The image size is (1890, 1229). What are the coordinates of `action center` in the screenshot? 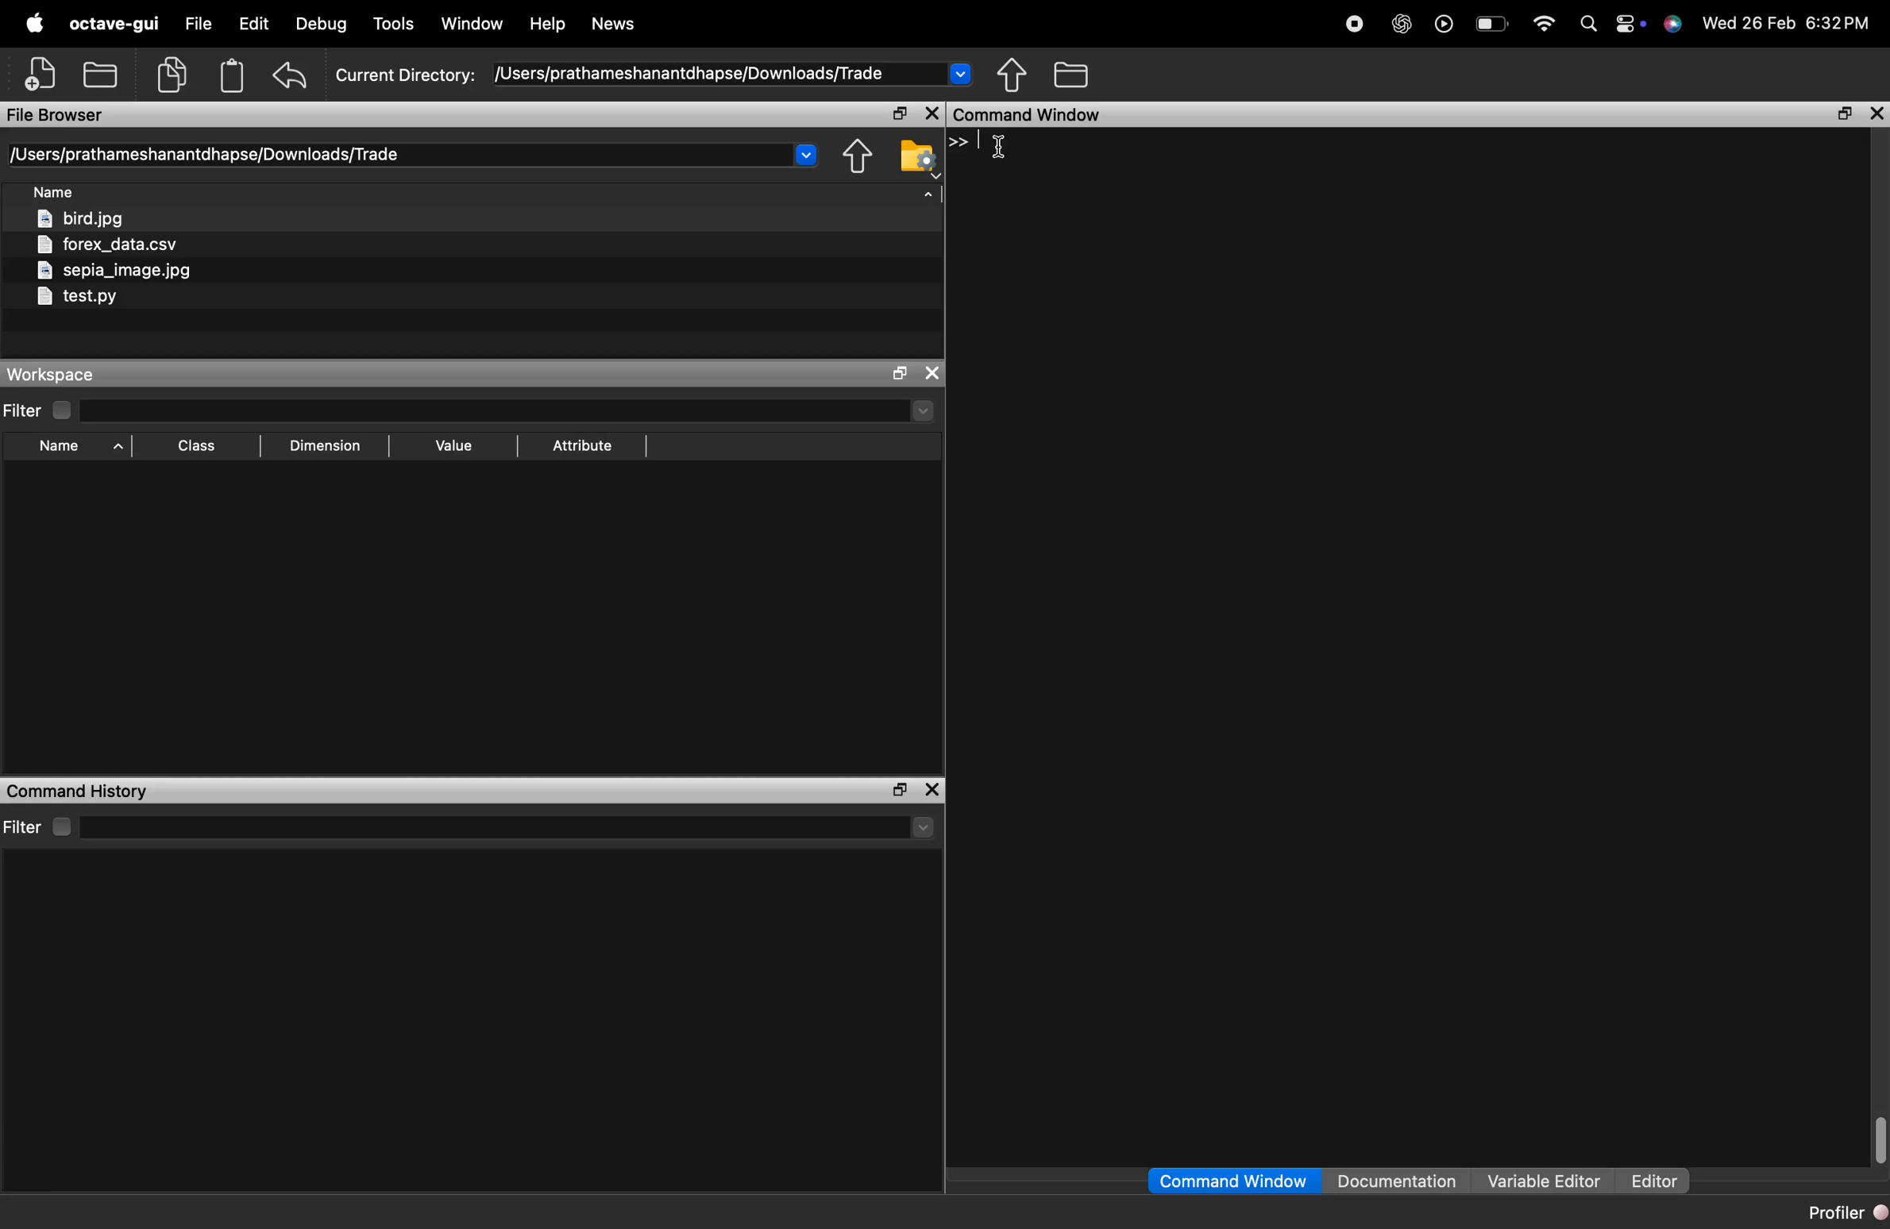 It's located at (1632, 25).